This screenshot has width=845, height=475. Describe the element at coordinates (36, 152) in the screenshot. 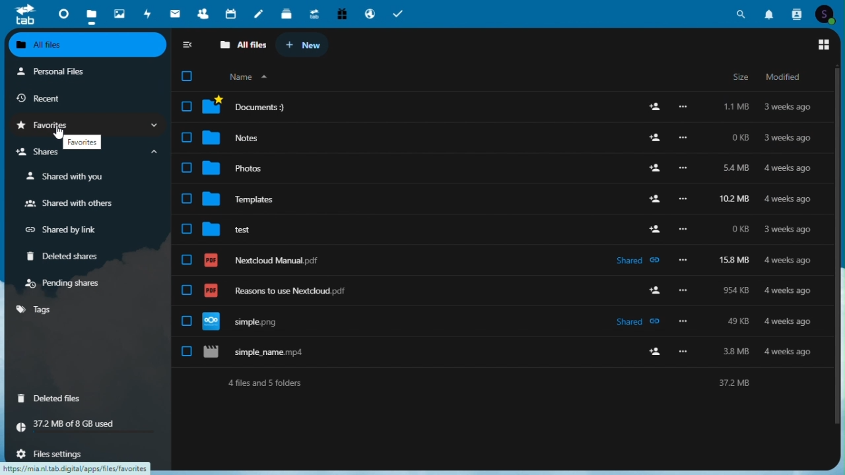

I see `shares` at that location.